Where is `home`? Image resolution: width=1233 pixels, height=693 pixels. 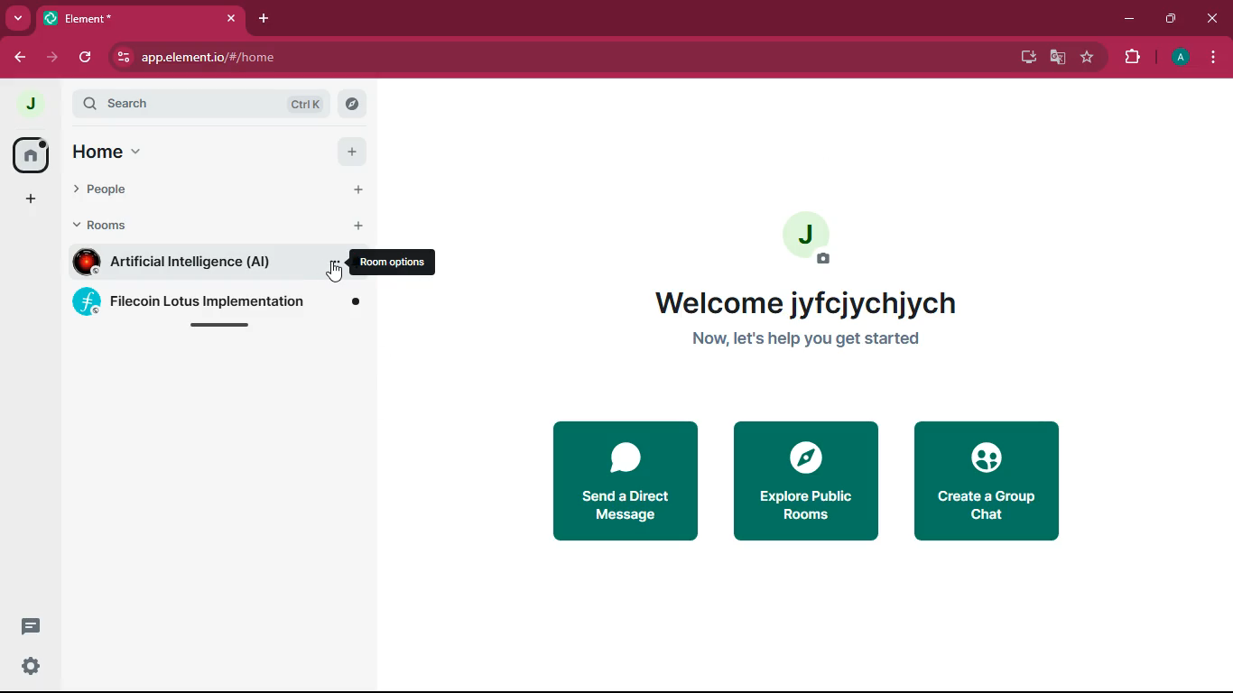
home is located at coordinates (34, 156).